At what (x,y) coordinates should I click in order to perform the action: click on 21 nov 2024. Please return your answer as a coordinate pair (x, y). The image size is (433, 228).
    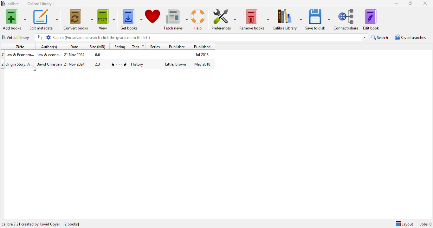
    Looking at the image, I should click on (75, 64).